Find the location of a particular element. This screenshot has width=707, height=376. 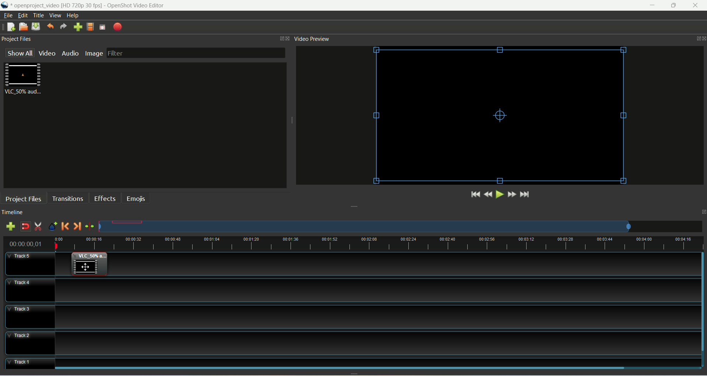

open project is located at coordinates (23, 26).